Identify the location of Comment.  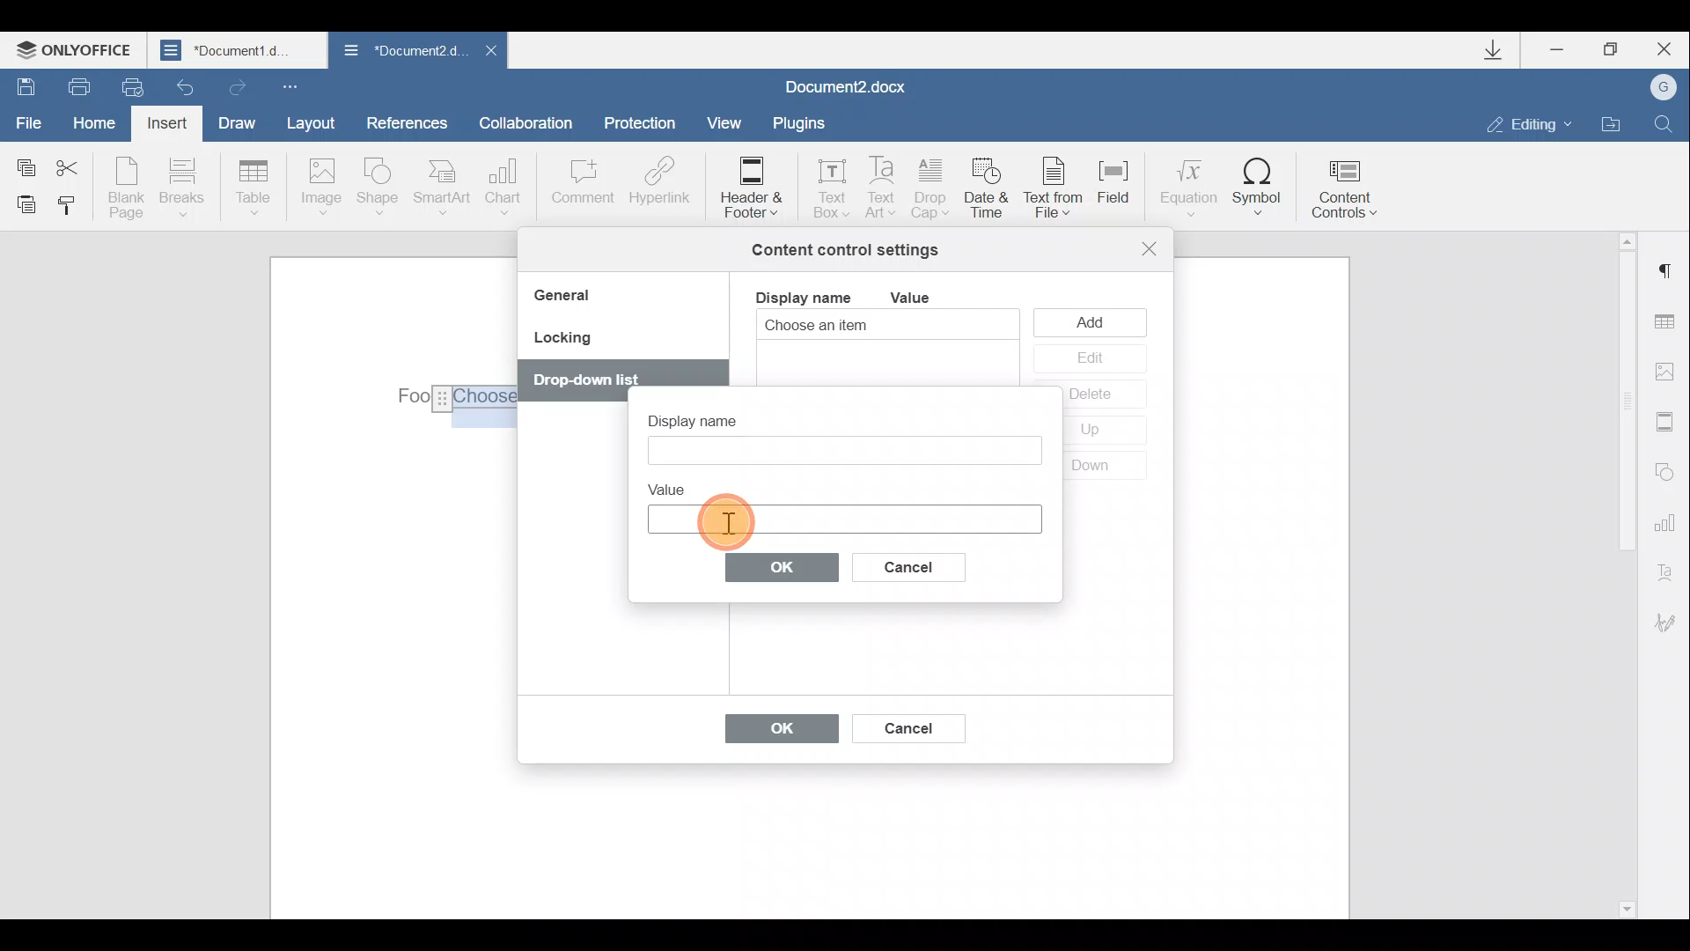
(582, 190).